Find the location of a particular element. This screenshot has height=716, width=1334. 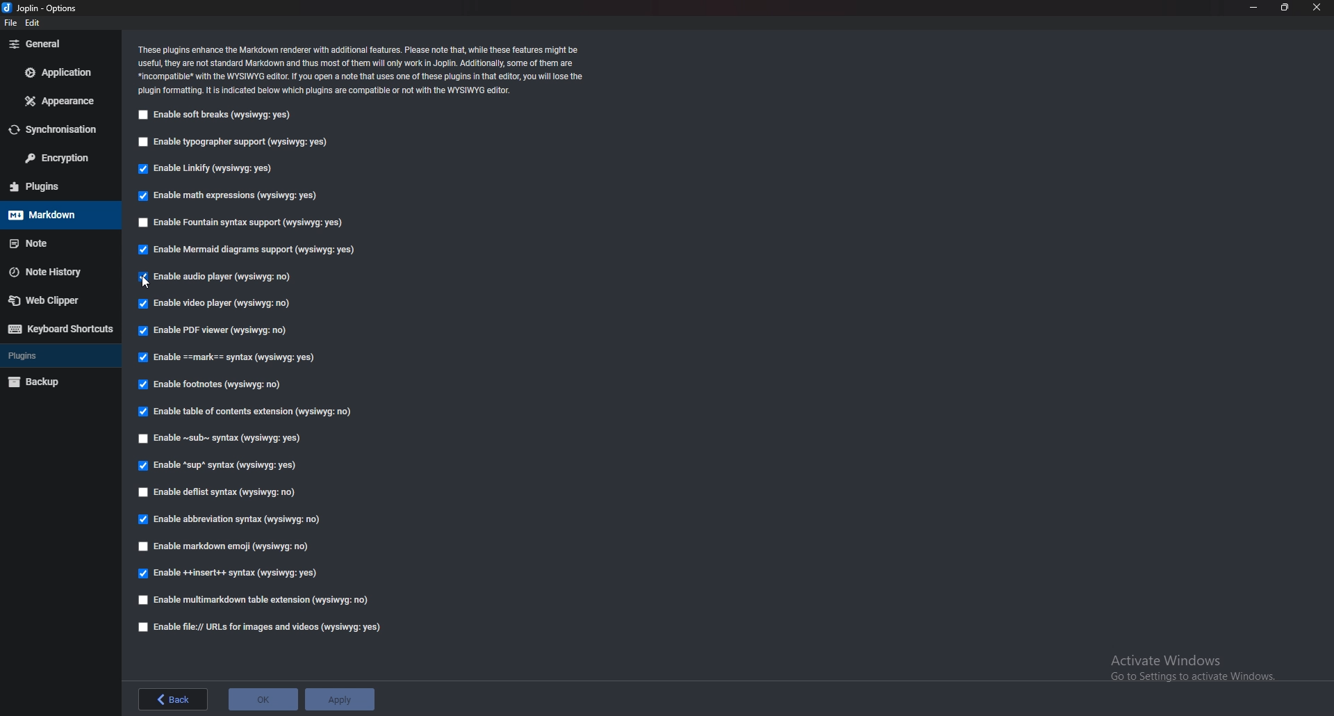

Synchronization is located at coordinates (57, 129).